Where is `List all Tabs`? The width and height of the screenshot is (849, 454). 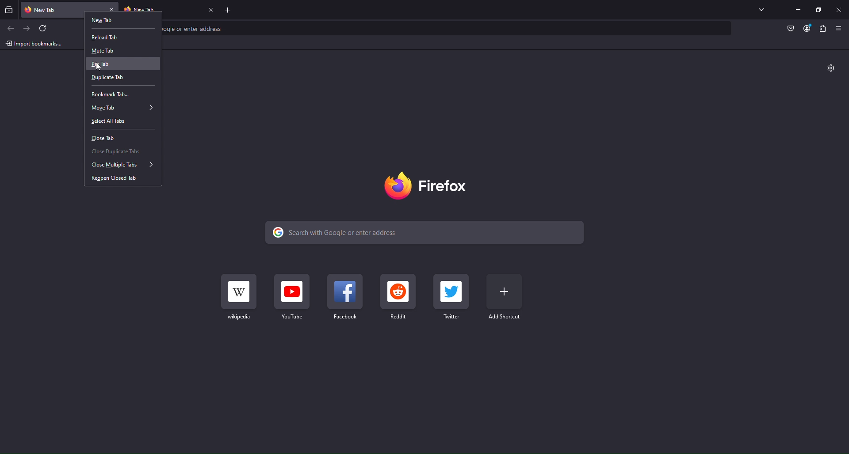
List all Tabs is located at coordinates (761, 9).